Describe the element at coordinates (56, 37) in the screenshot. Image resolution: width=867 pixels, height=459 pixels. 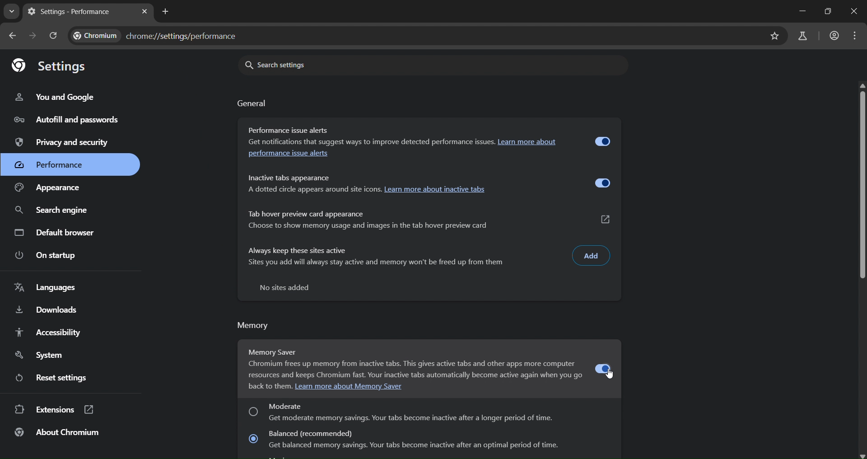
I see `reload` at that location.